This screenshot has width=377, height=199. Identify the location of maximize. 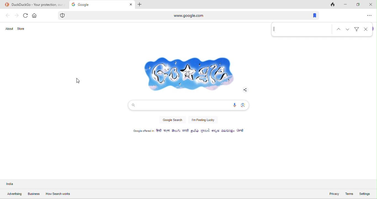
(357, 4).